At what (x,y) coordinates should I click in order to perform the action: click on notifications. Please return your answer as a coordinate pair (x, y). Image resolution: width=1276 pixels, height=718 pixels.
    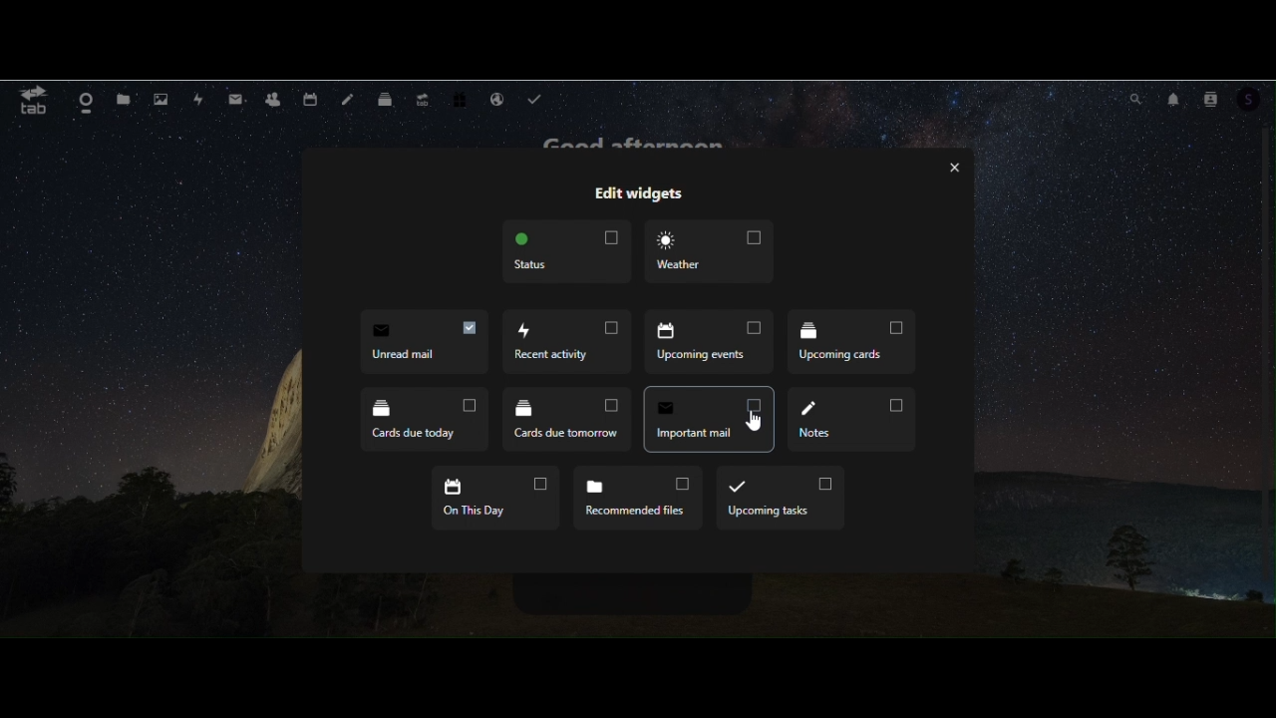
    Looking at the image, I should click on (1172, 97).